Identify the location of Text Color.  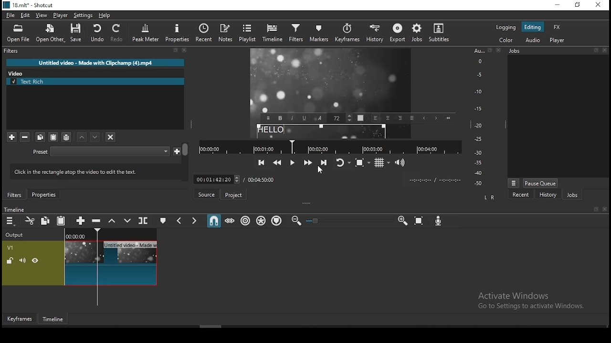
(360, 118).